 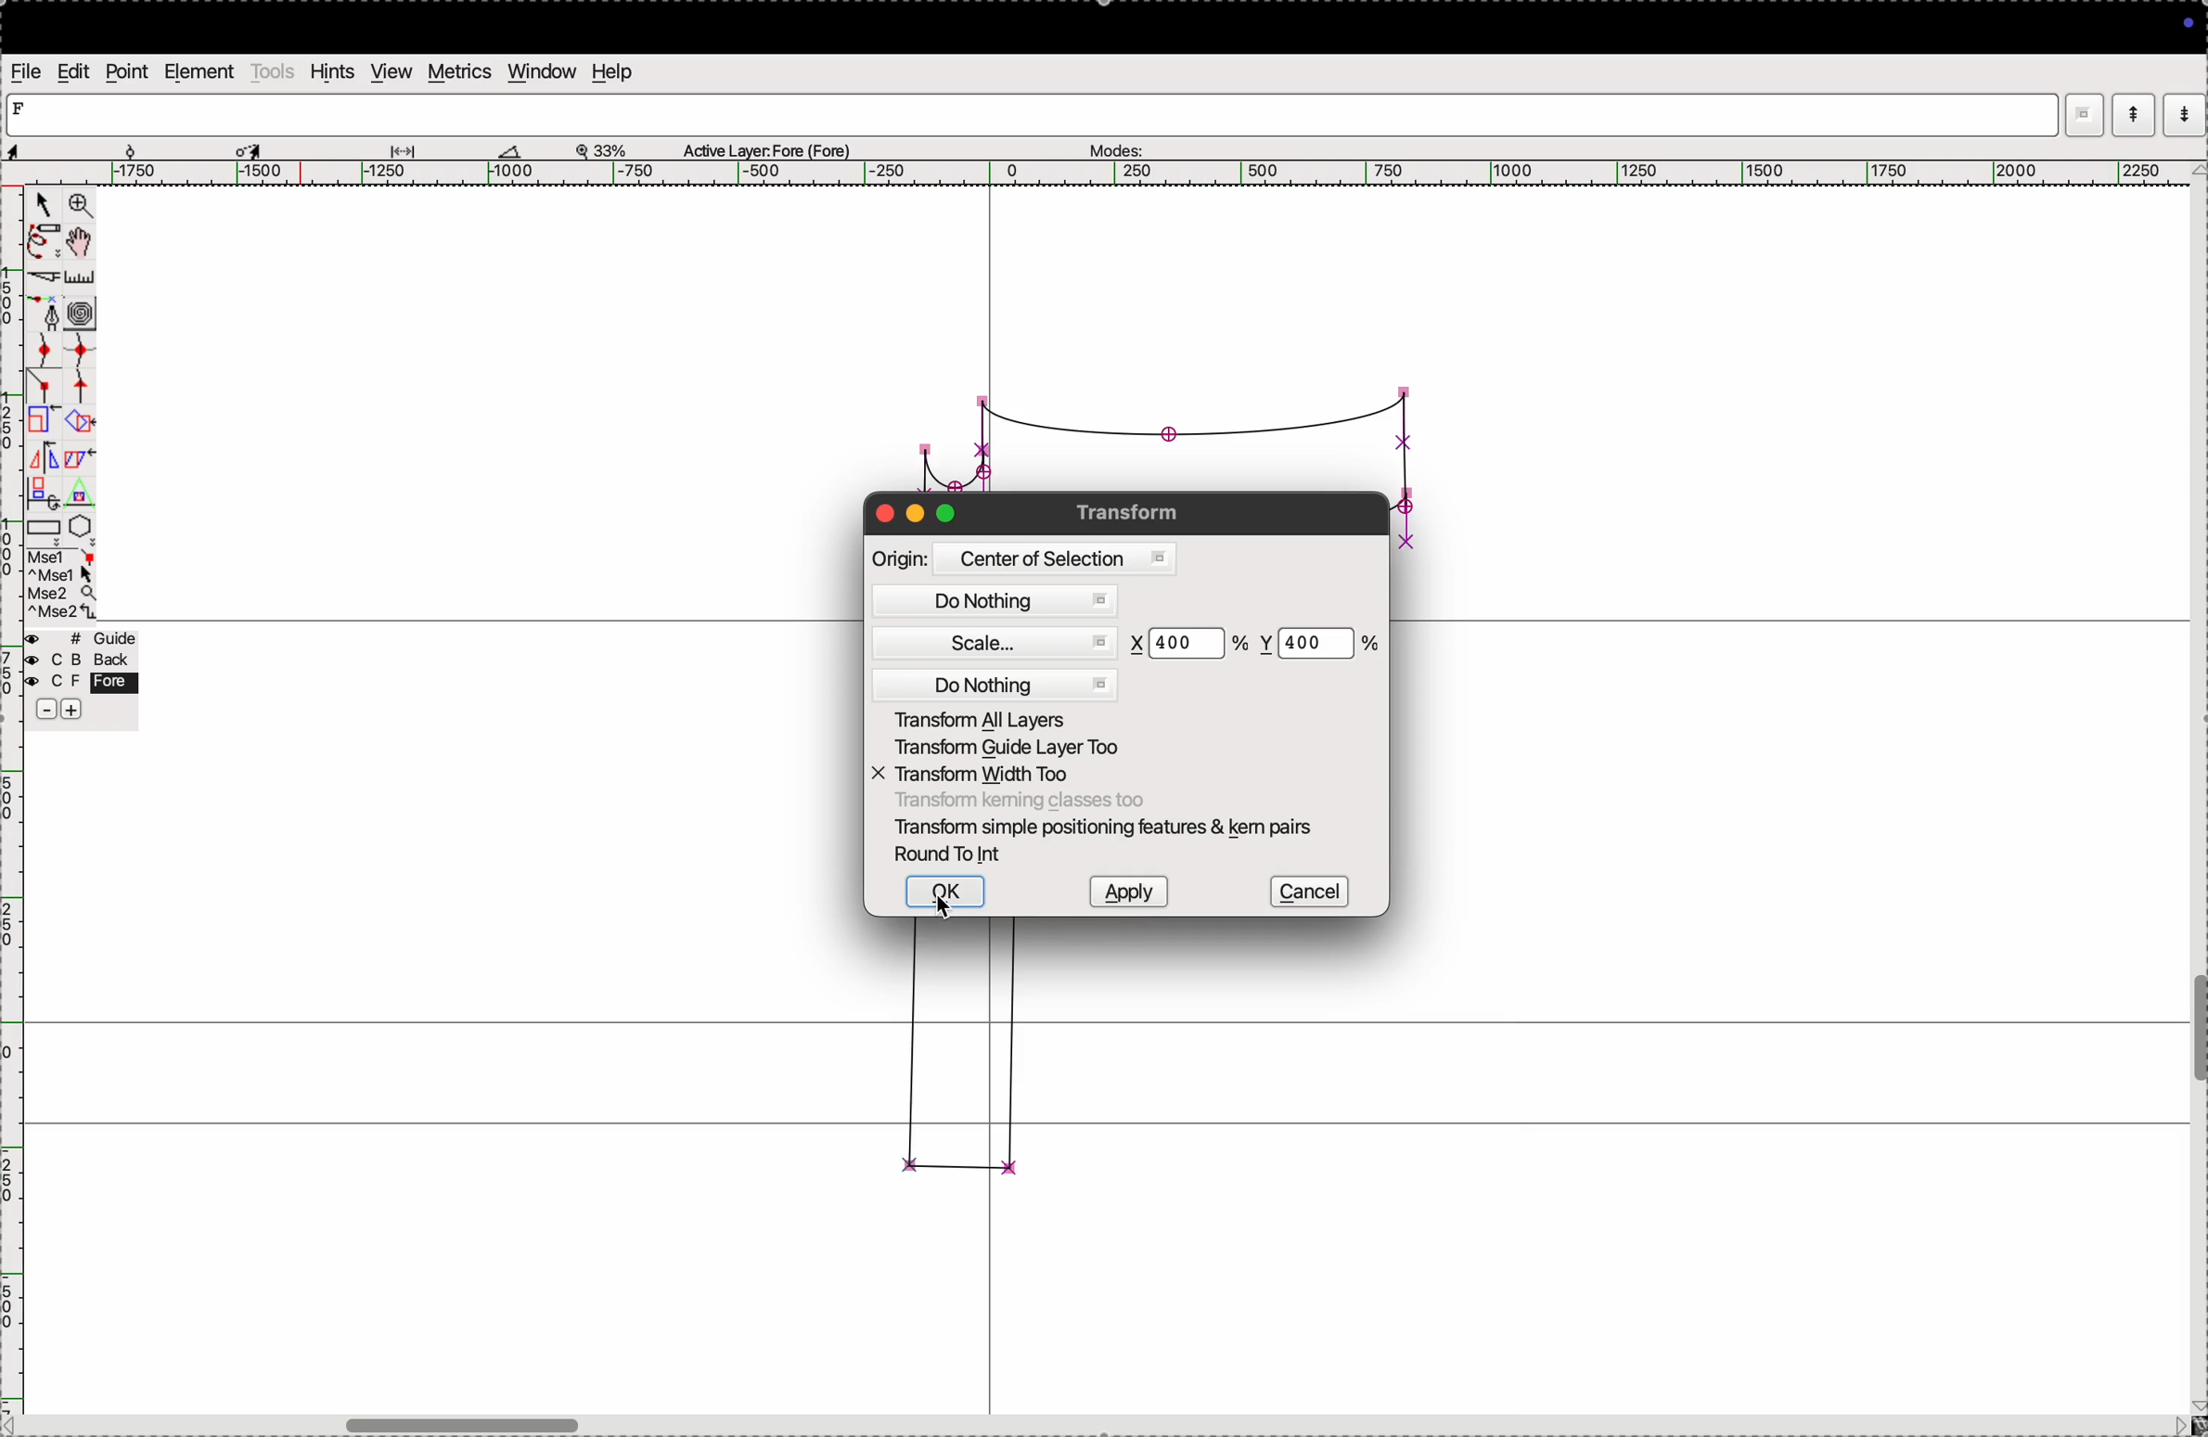 I want to click on round to int, so click(x=954, y=855).